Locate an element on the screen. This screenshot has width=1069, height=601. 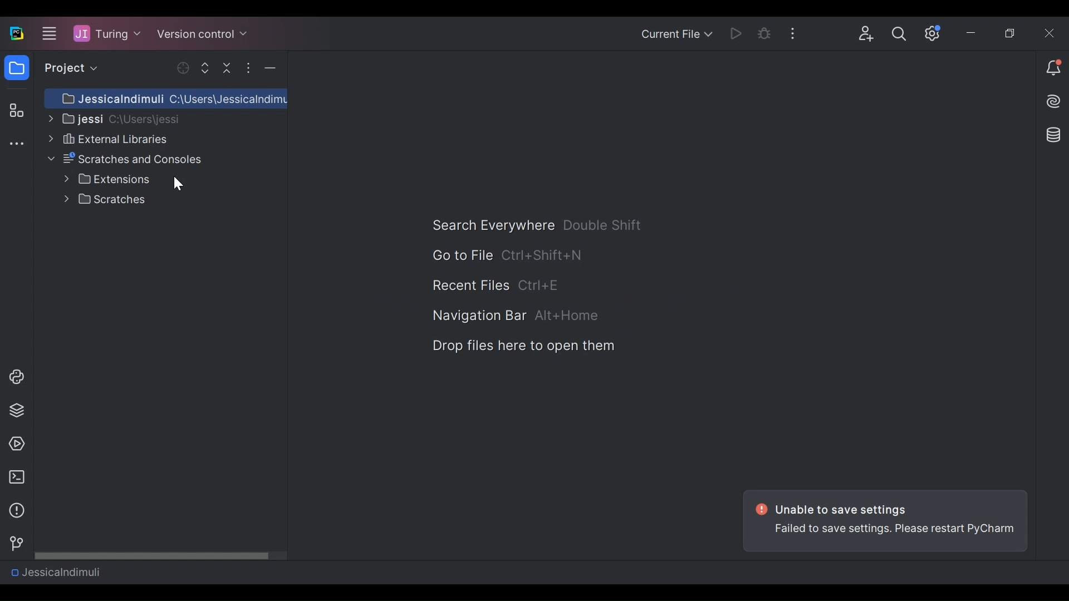
Search is located at coordinates (899, 34).